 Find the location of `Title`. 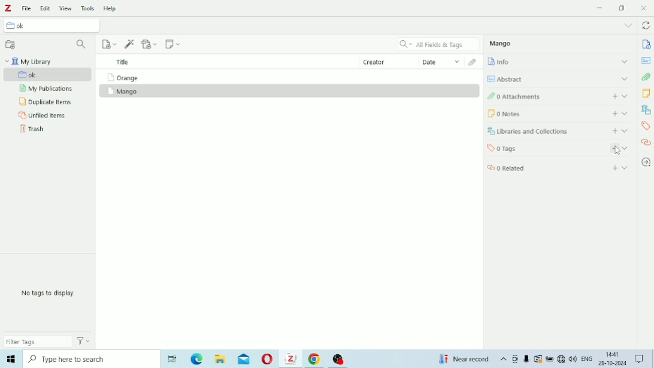

Title is located at coordinates (124, 62).